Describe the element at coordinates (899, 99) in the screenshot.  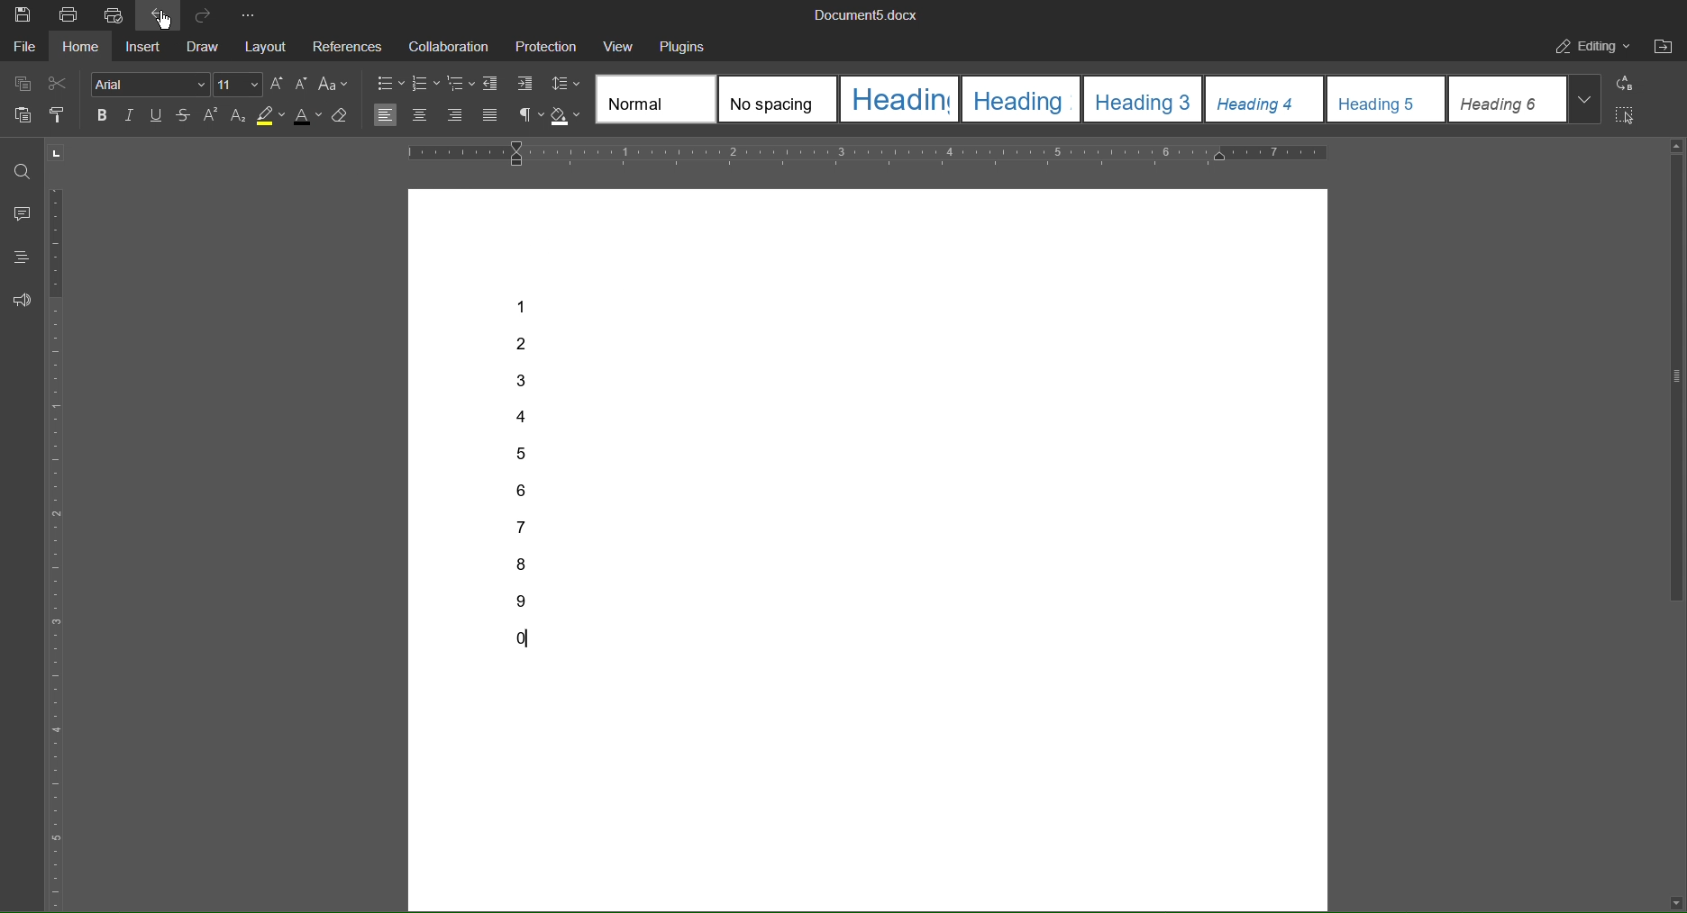
I see `template` at that location.